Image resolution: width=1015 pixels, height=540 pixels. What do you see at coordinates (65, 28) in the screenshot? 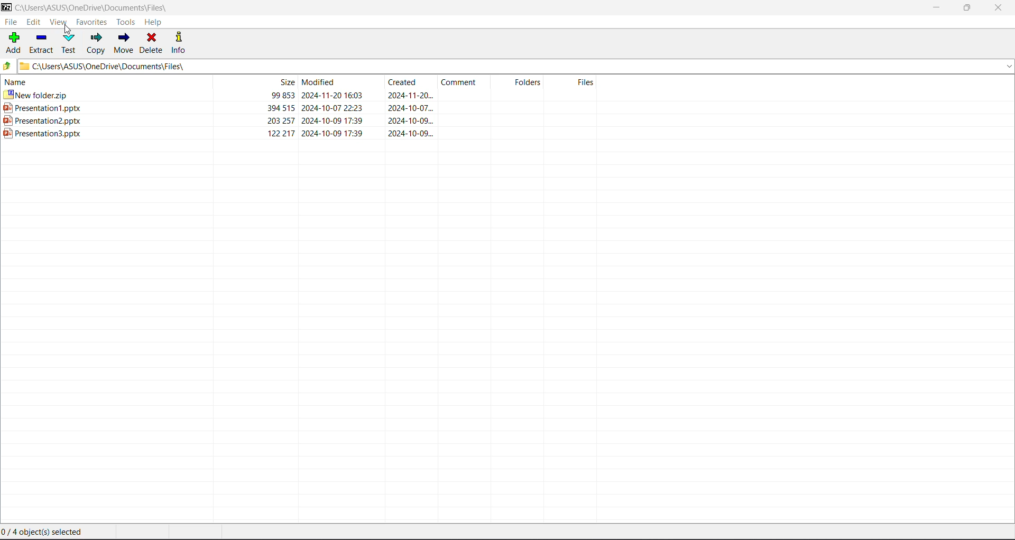
I see `cursor` at bounding box center [65, 28].